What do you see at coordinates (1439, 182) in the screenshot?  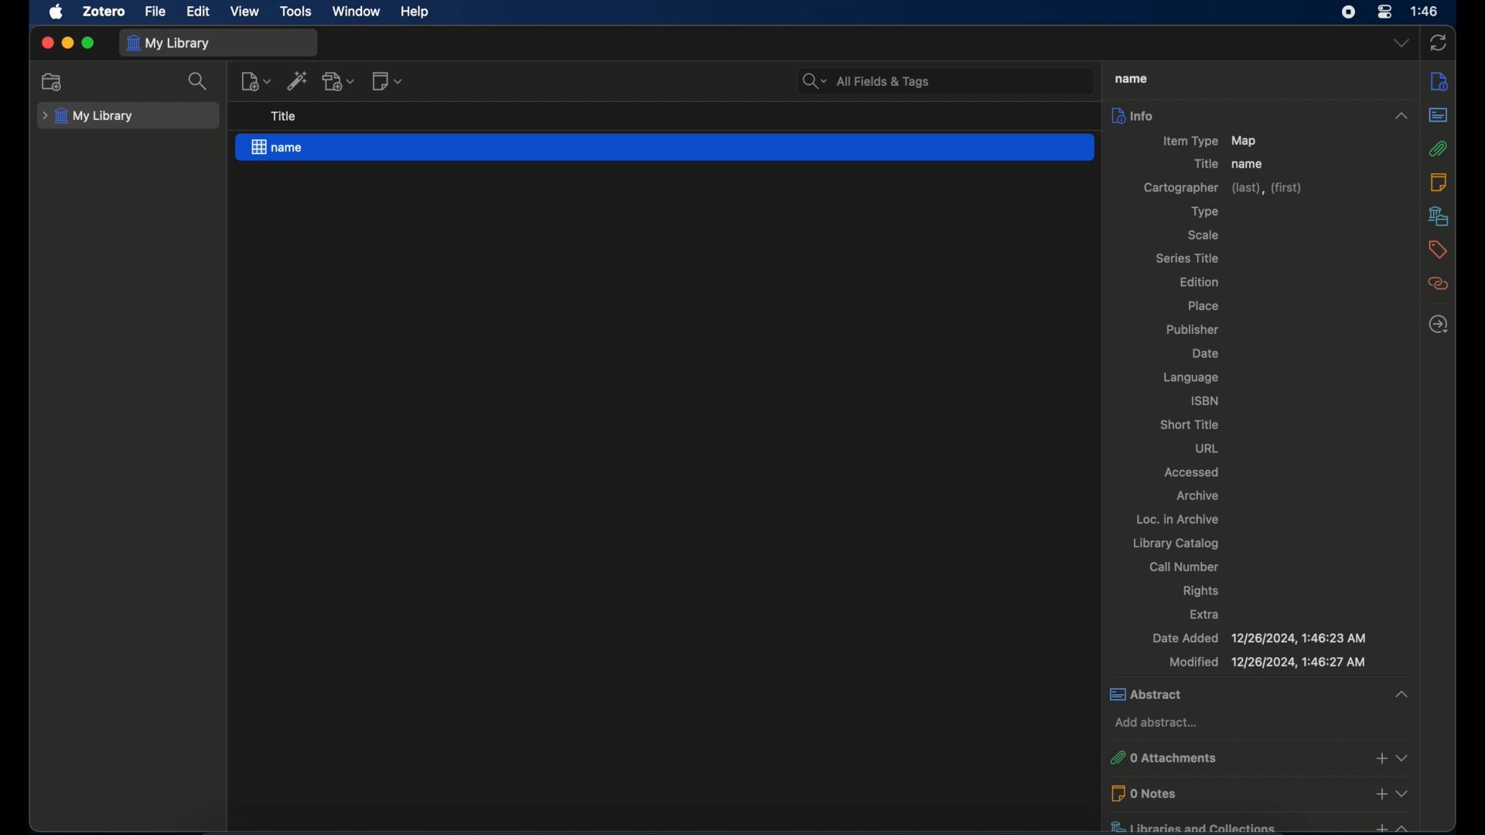 I see `notes` at bounding box center [1439, 182].